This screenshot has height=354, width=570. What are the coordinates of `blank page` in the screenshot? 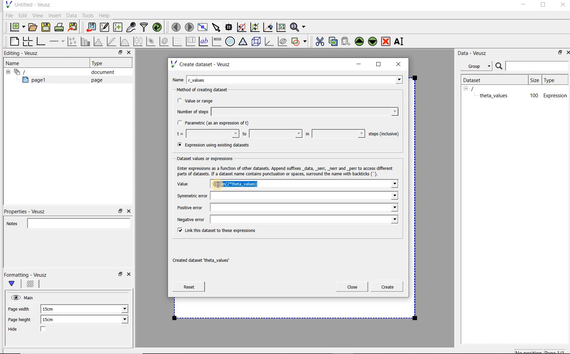 It's located at (13, 40).